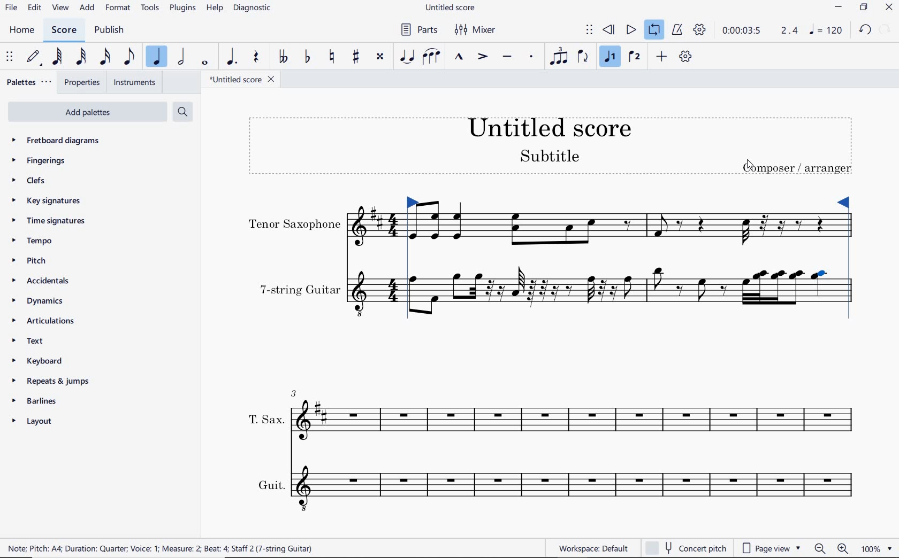 The height and width of the screenshot is (558, 899). I want to click on INSTRUMENT: TENOR SAXOPHONE, so click(629, 224).